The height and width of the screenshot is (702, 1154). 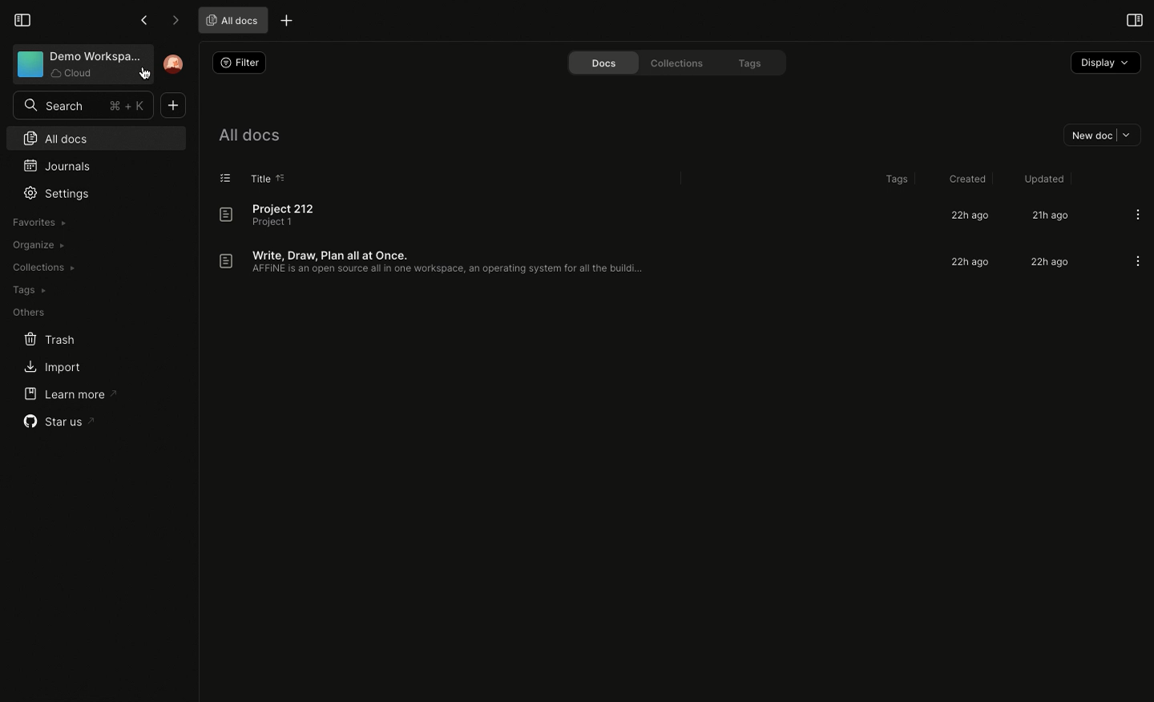 I want to click on Updated, so click(x=1042, y=179).